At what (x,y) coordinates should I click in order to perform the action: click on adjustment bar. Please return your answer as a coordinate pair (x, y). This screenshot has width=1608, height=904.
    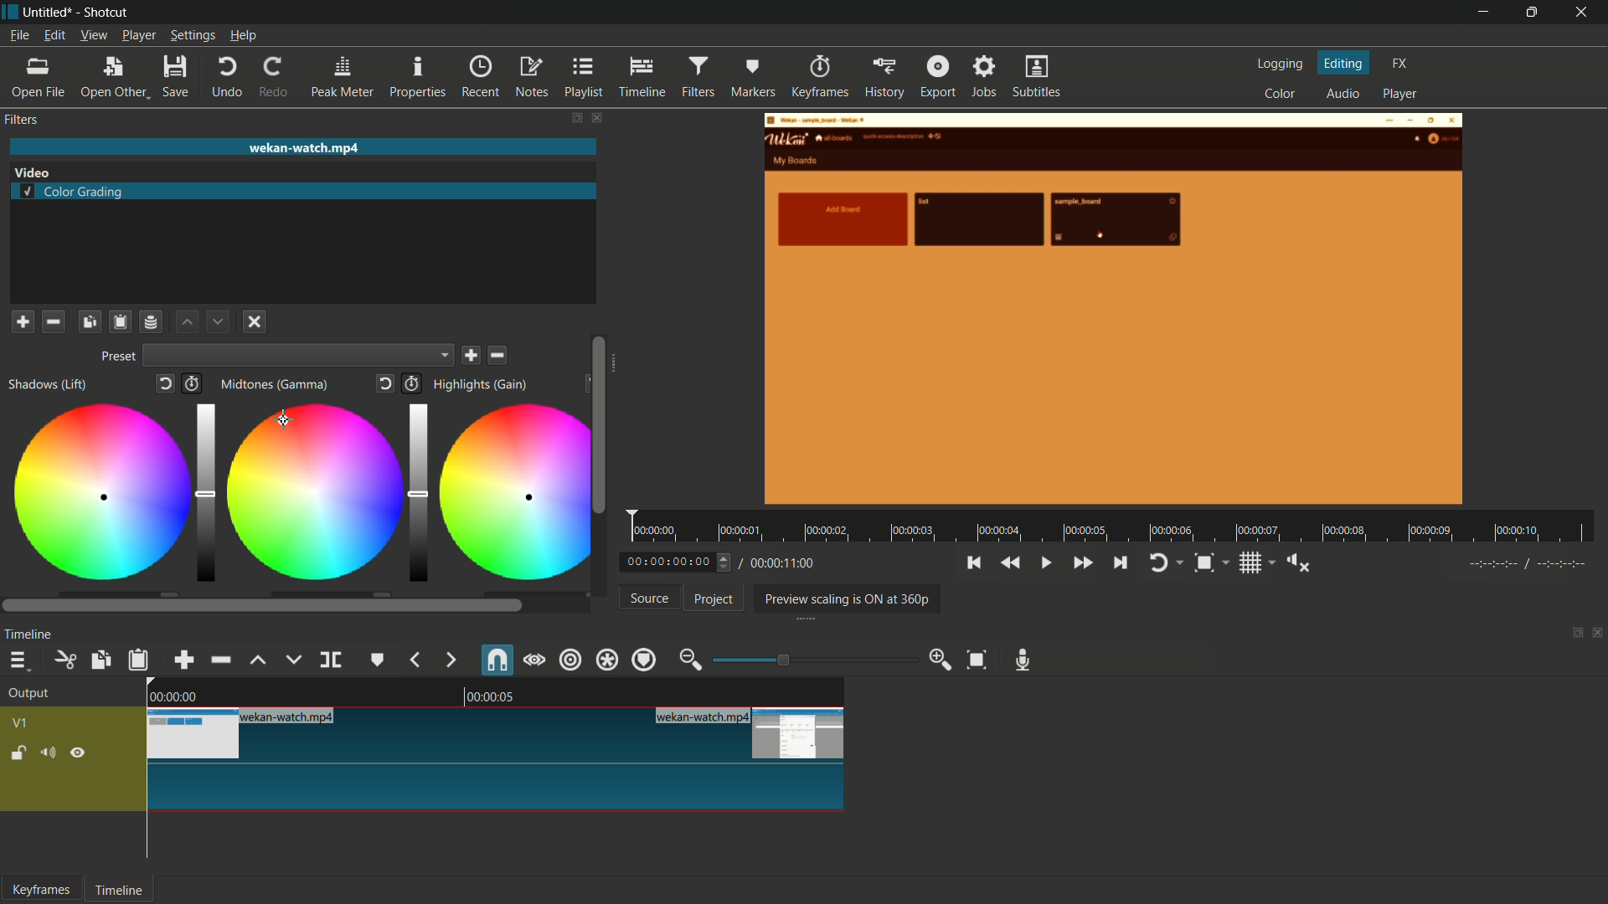
    Looking at the image, I should click on (415, 492).